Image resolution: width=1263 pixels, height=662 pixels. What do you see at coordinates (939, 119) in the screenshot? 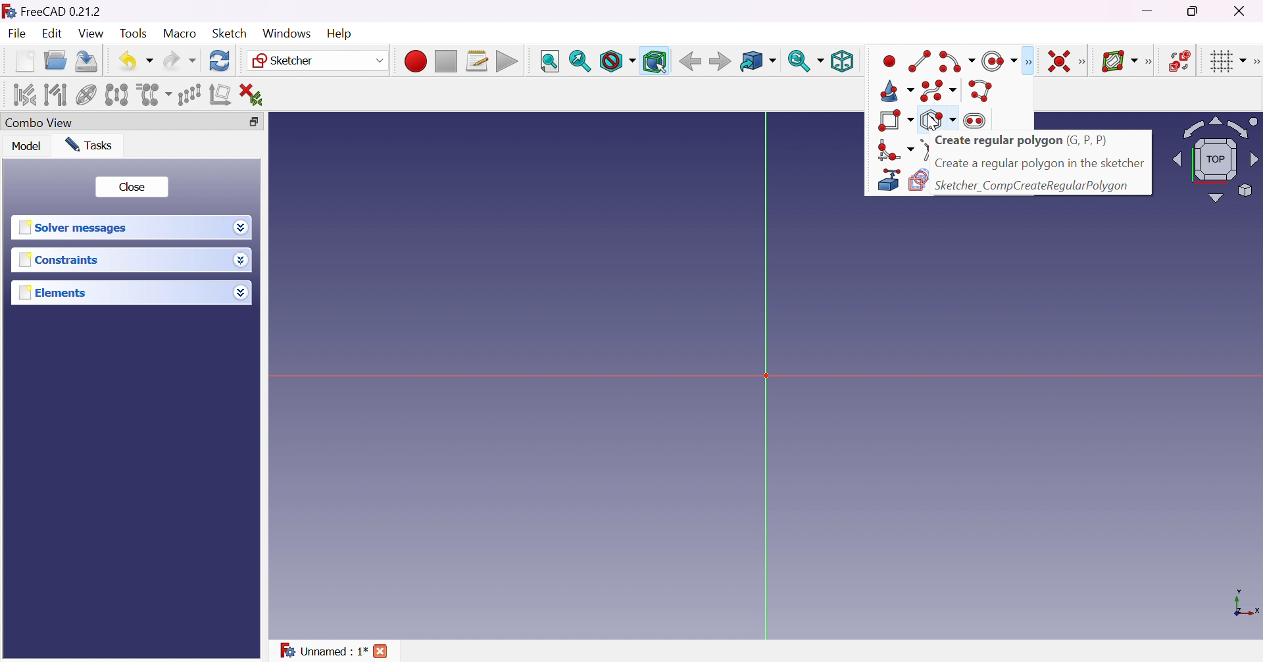
I see `Cursor` at bounding box center [939, 119].